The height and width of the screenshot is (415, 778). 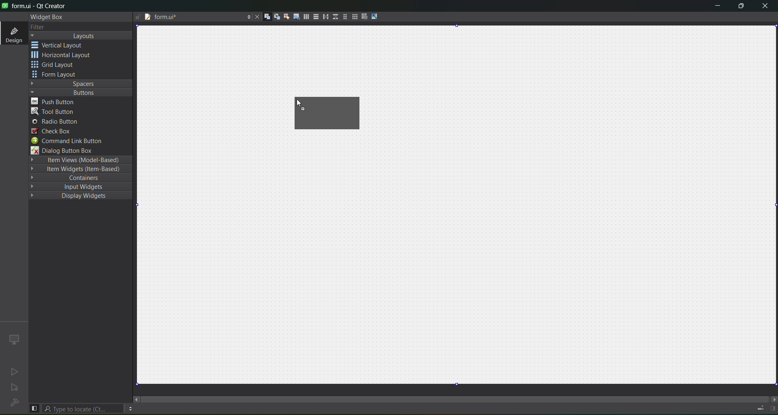 I want to click on item views, so click(x=79, y=160).